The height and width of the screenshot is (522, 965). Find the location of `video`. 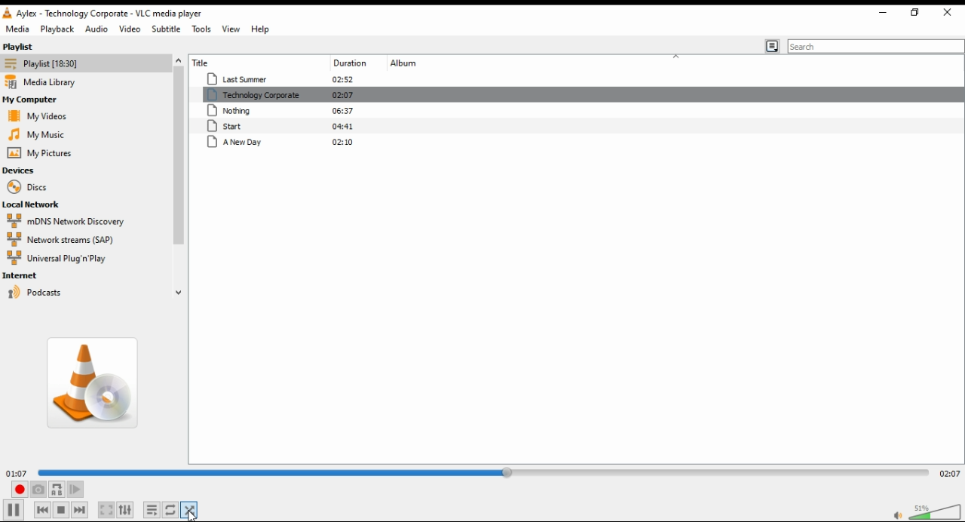

video is located at coordinates (130, 32).